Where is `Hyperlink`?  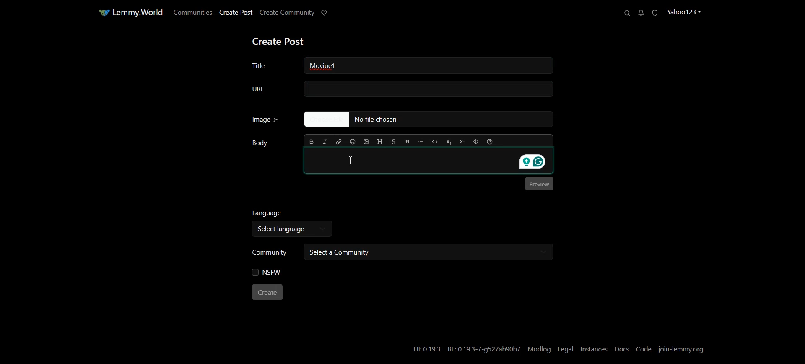 Hyperlink is located at coordinates (340, 142).